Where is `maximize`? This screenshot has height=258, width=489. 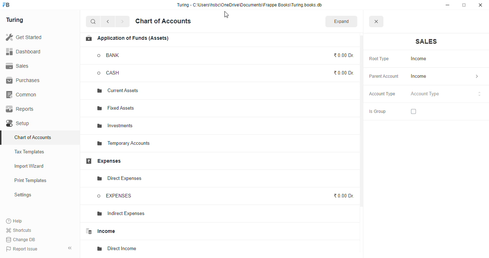 maximize is located at coordinates (464, 5).